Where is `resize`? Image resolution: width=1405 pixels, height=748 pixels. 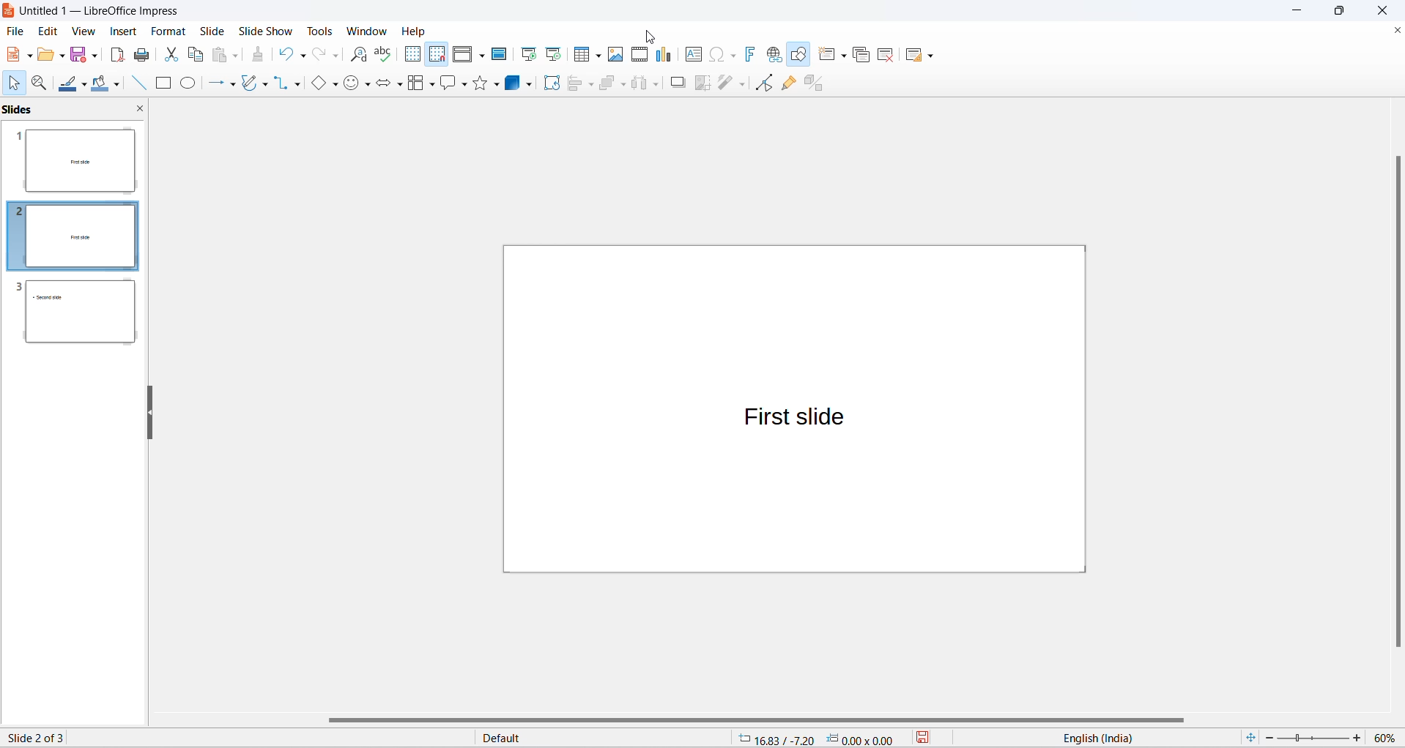
resize is located at coordinates (152, 413).